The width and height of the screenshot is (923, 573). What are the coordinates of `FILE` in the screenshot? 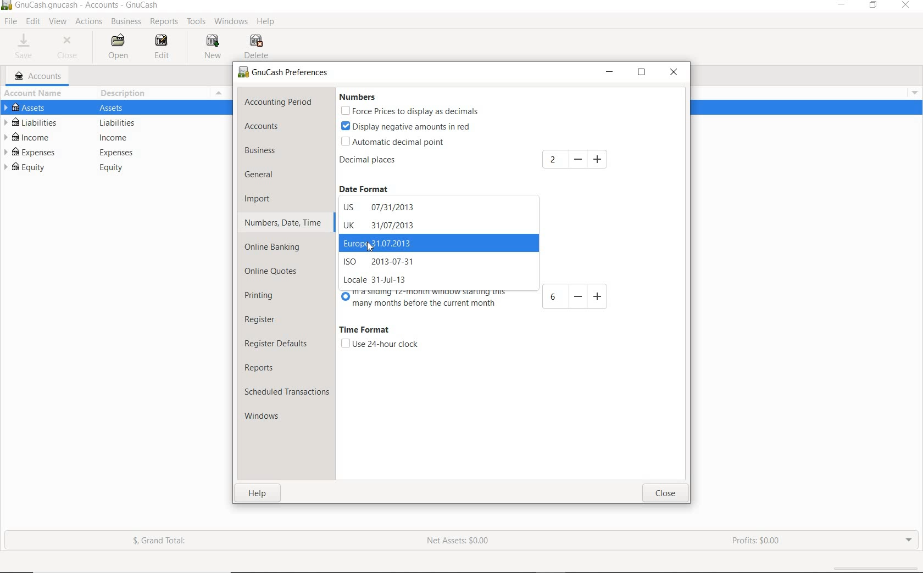 It's located at (12, 21).